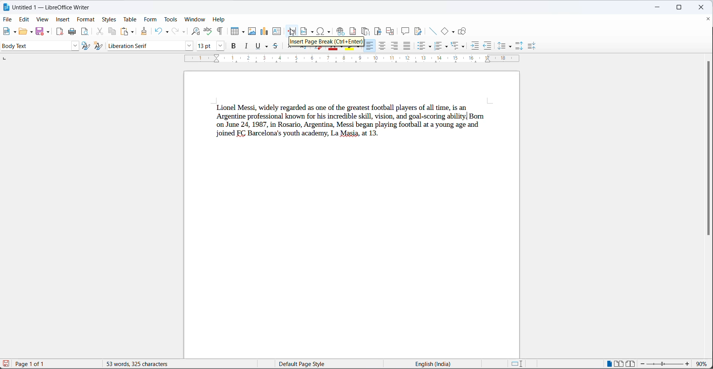 This screenshot has height=369, width=713. I want to click on edit, so click(24, 18).